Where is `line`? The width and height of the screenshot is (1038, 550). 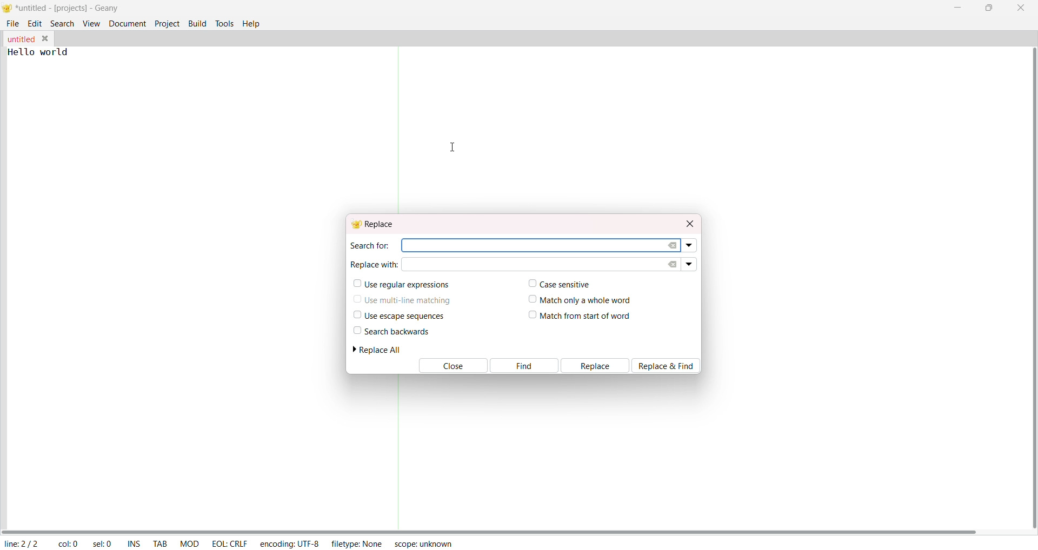 line is located at coordinates (21, 544).